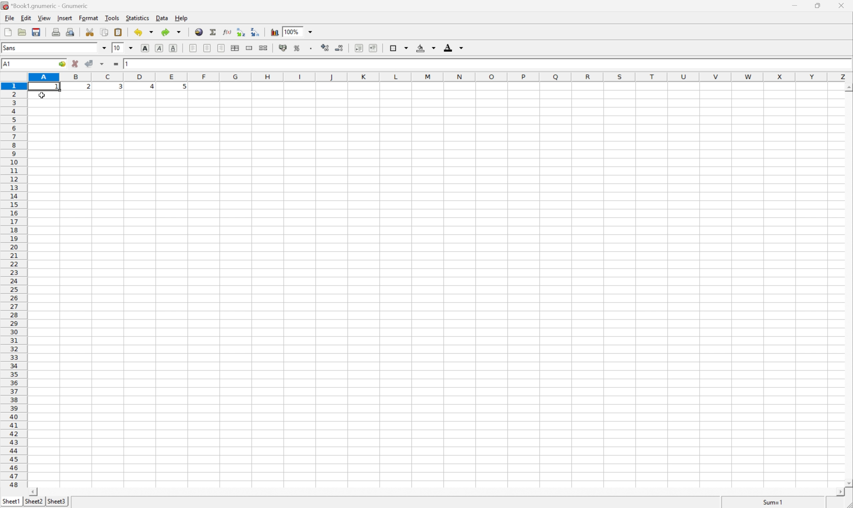 The image size is (853, 508). I want to click on insert hyperlink, so click(199, 31).